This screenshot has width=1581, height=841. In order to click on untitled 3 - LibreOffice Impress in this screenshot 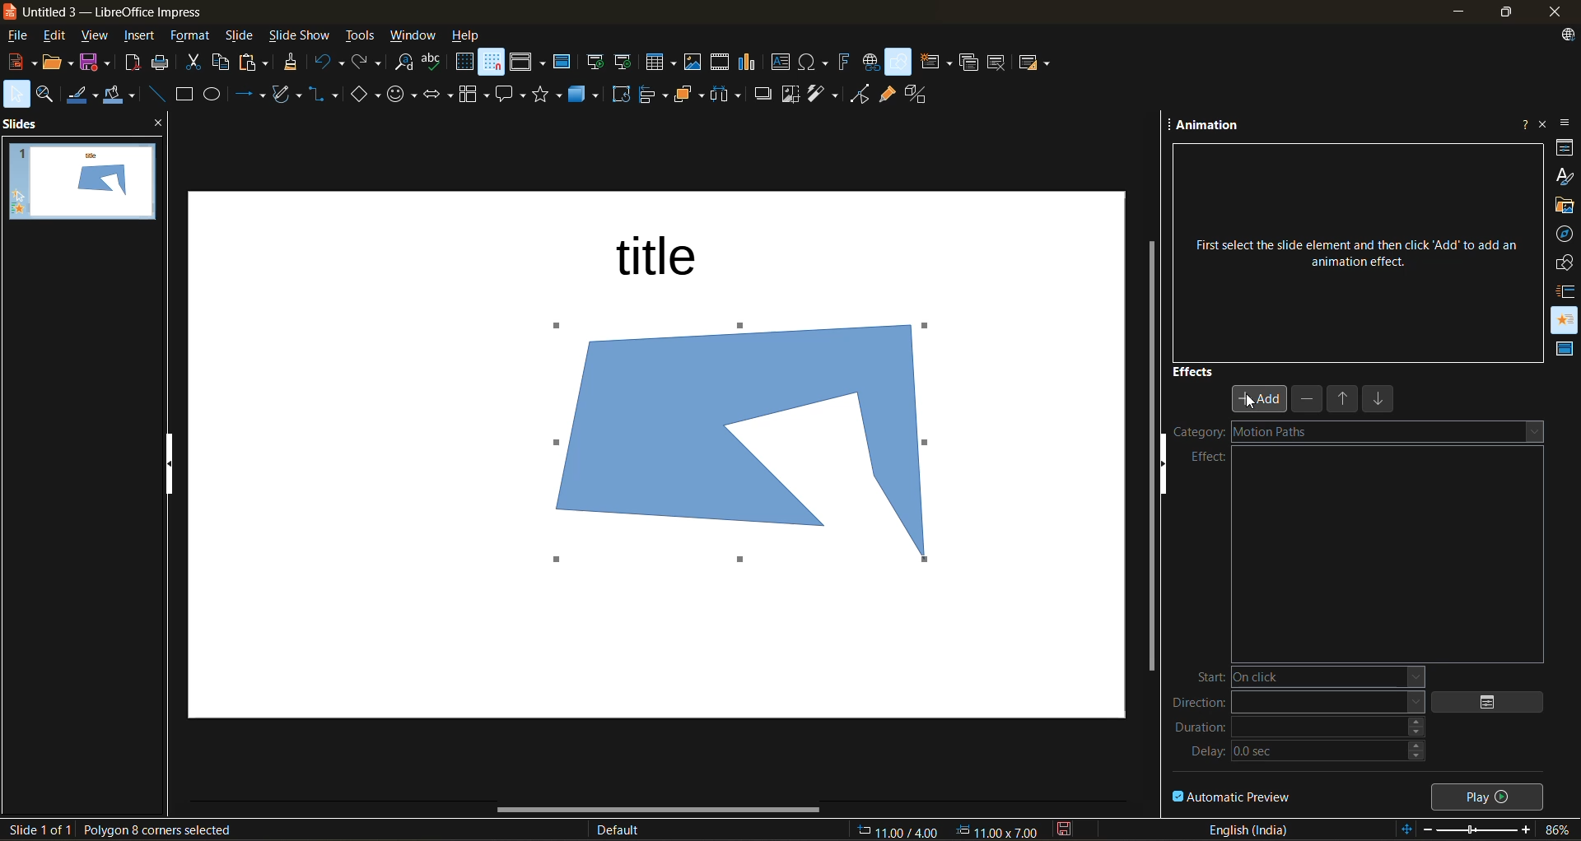, I will do `click(130, 10)`.